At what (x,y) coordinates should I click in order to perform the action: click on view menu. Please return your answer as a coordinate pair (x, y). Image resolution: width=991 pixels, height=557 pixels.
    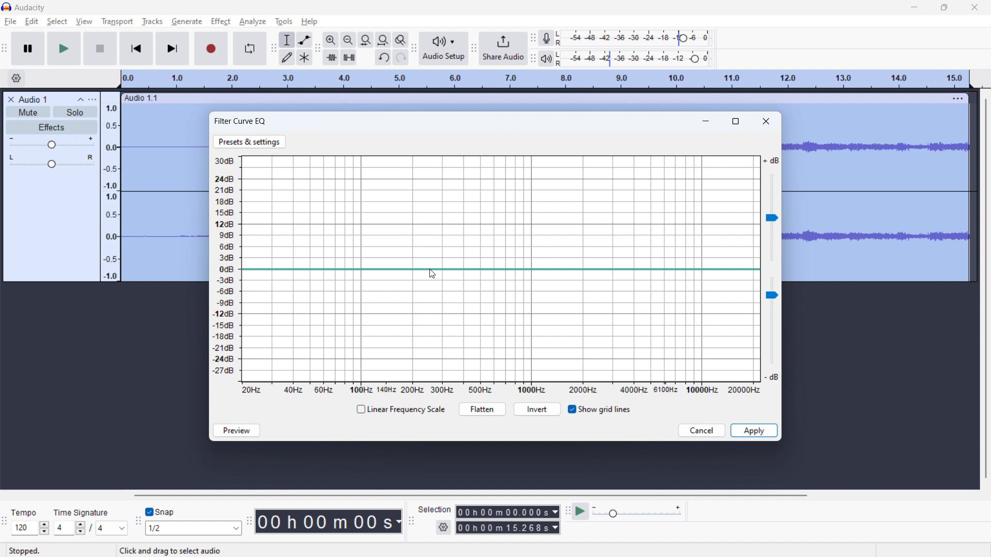
    Looking at the image, I should click on (92, 99).